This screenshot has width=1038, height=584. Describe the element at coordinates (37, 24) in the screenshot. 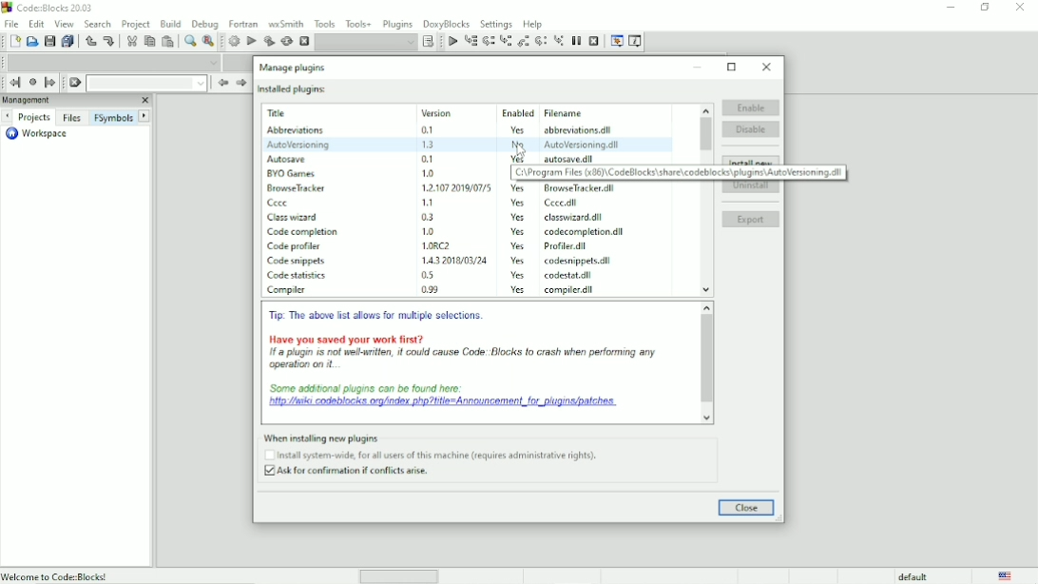

I see `Edit` at that location.